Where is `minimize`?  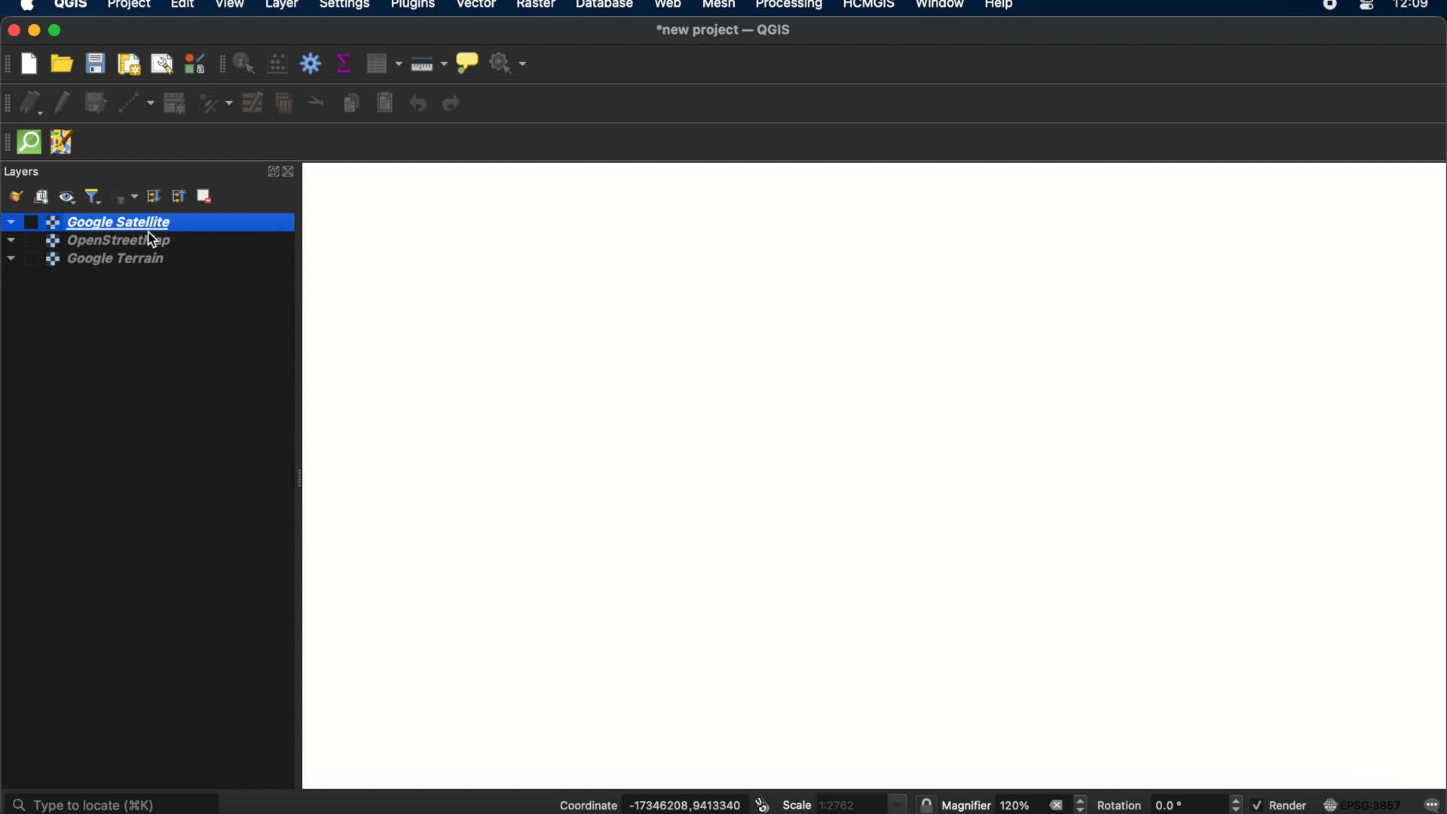
minimize is located at coordinates (35, 31).